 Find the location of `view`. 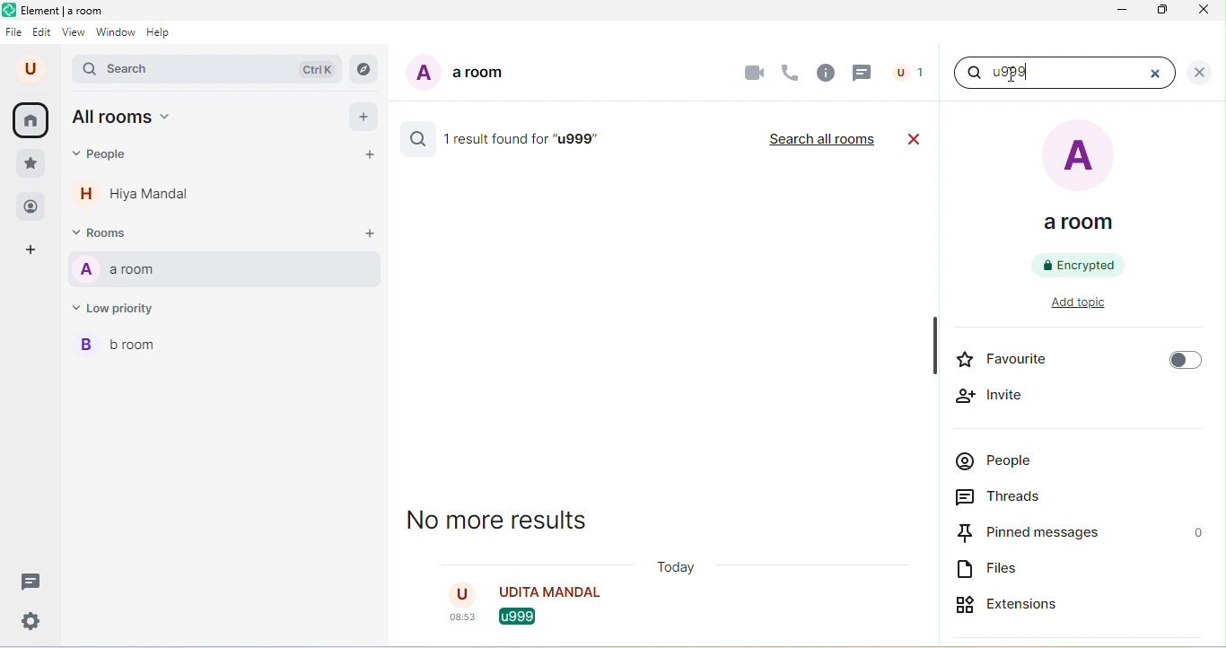

view is located at coordinates (74, 35).